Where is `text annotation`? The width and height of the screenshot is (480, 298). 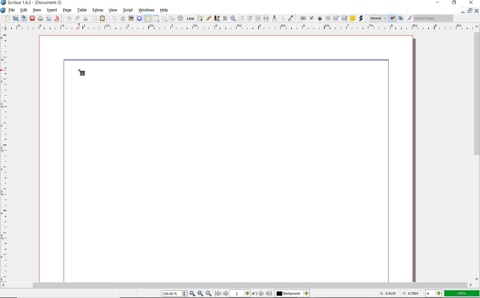
text annotation is located at coordinates (353, 18).